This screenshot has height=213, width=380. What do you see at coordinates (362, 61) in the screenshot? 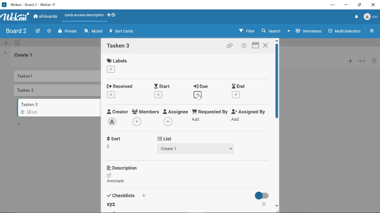
I see `Collapse` at bounding box center [362, 61].